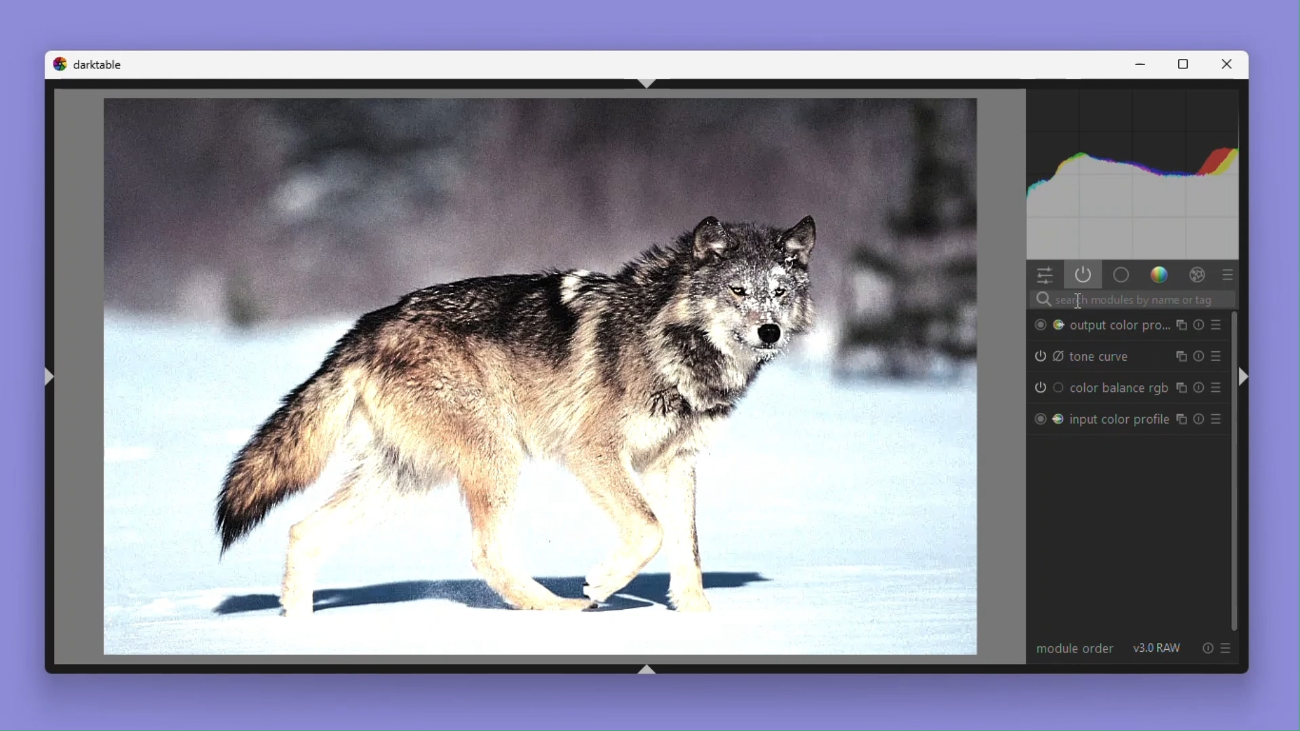 The height and width of the screenshot is (731, 1300). I want to click on preset, so click(1228, 274).